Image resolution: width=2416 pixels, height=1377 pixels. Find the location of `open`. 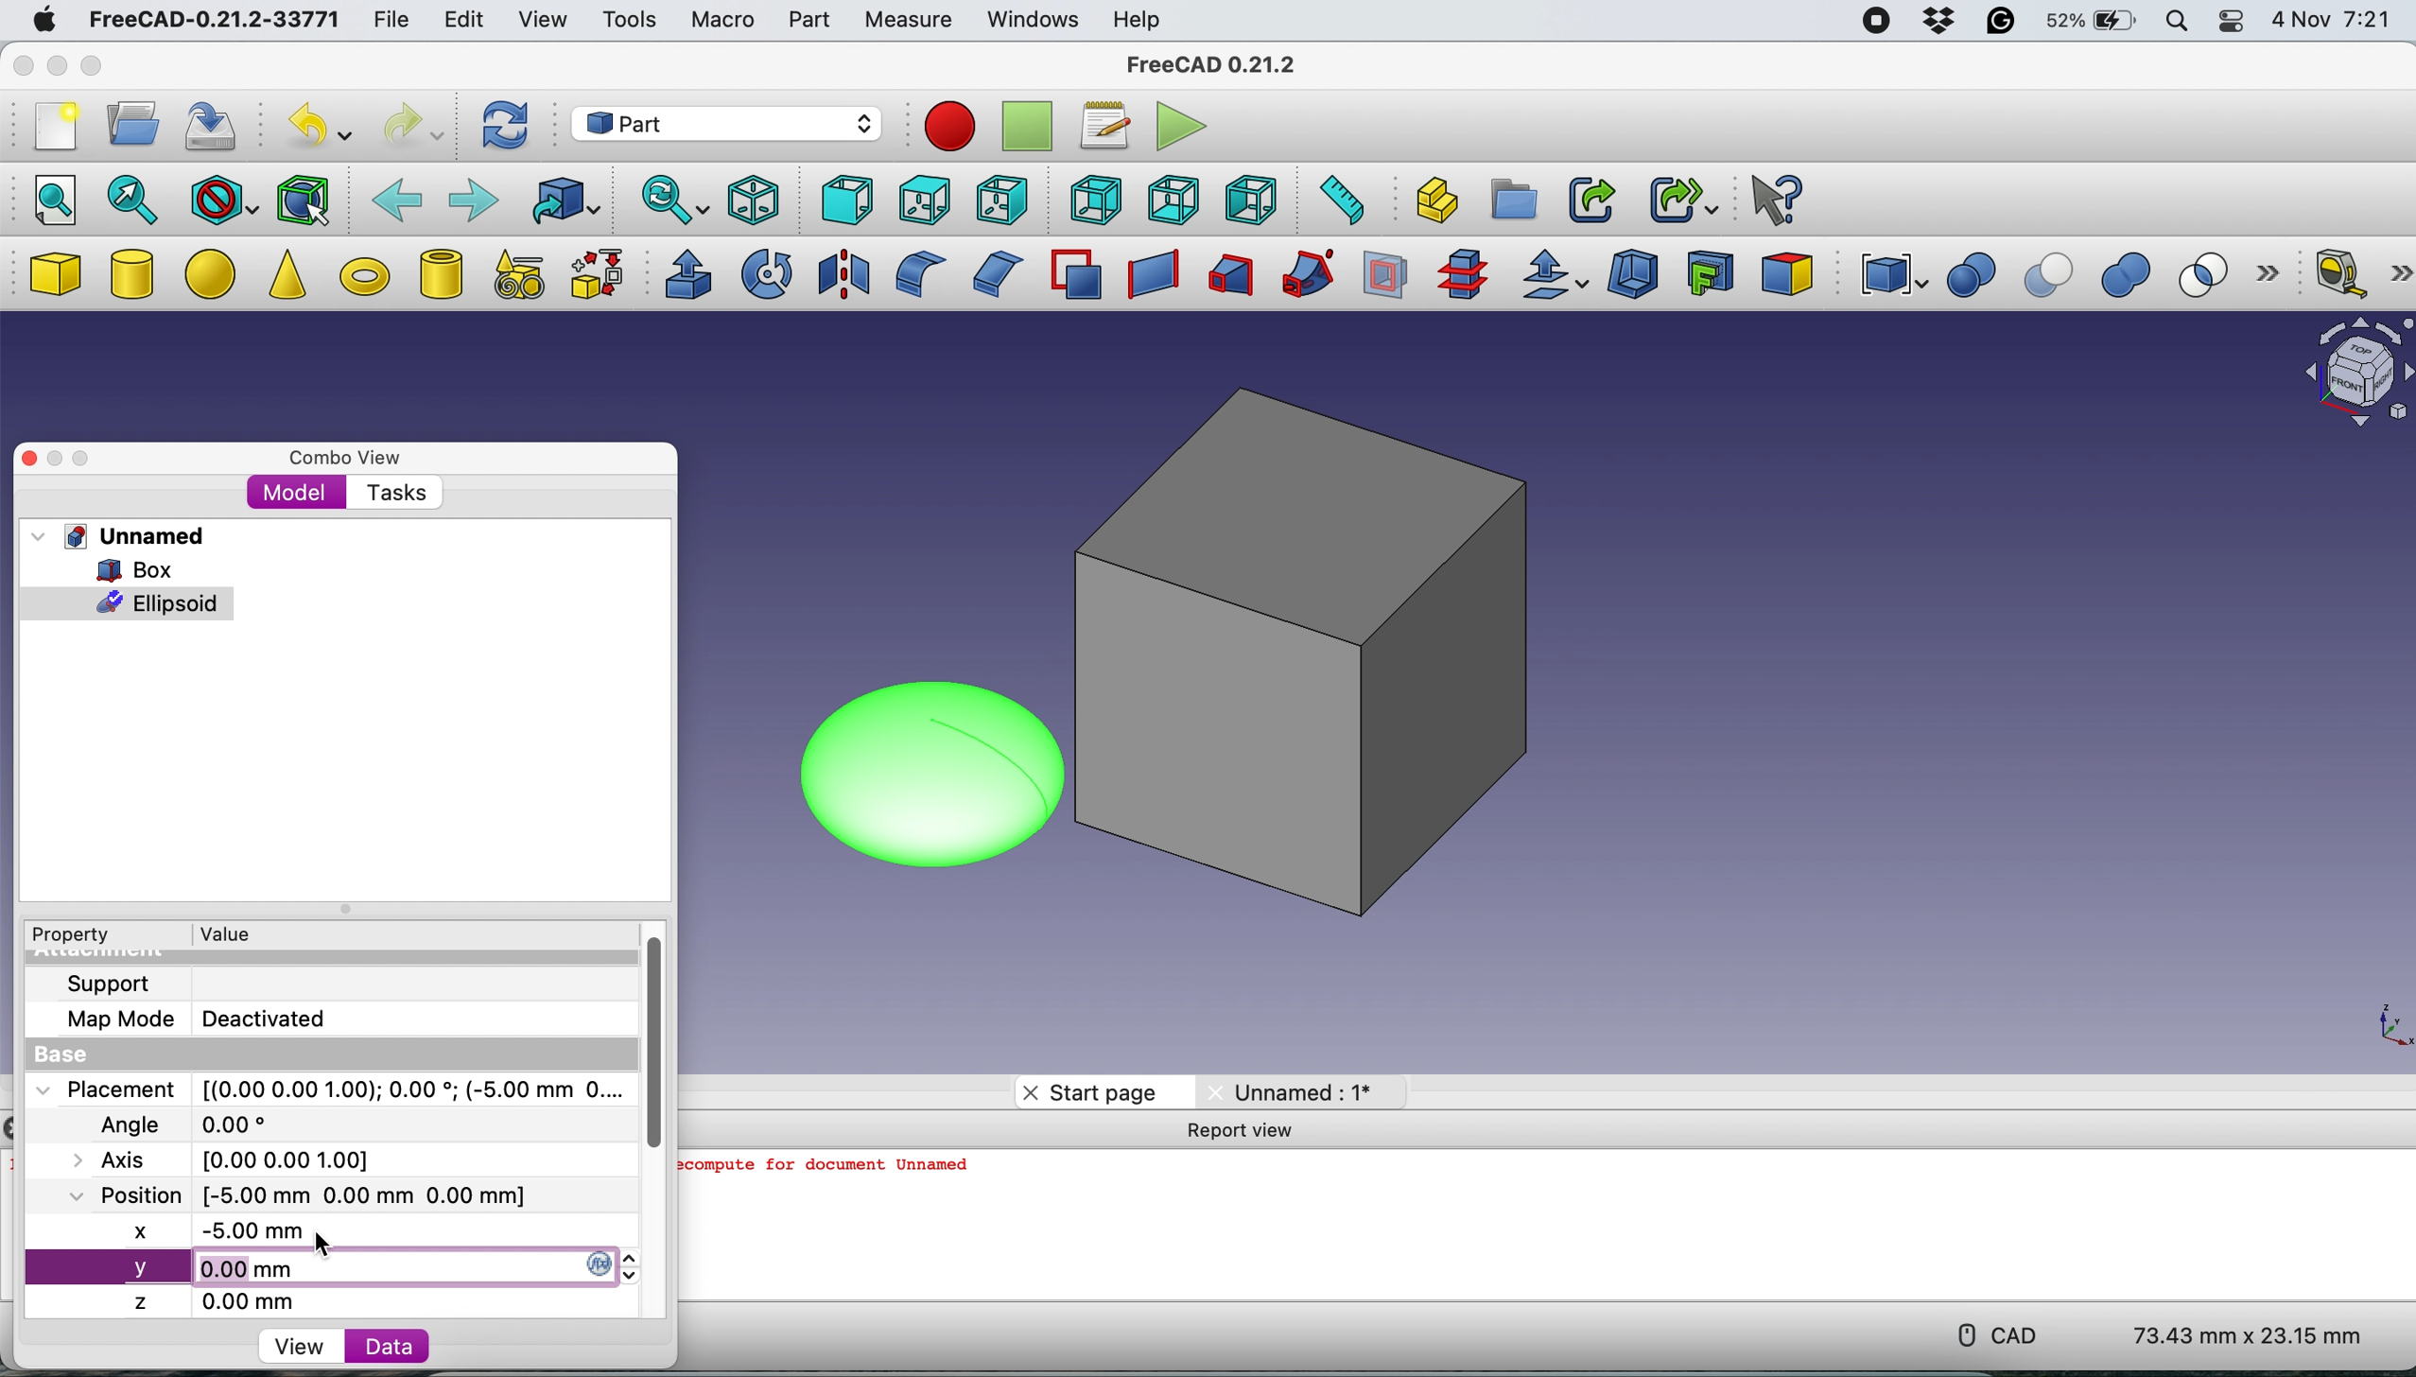

open is located at coordinates (126, 124).